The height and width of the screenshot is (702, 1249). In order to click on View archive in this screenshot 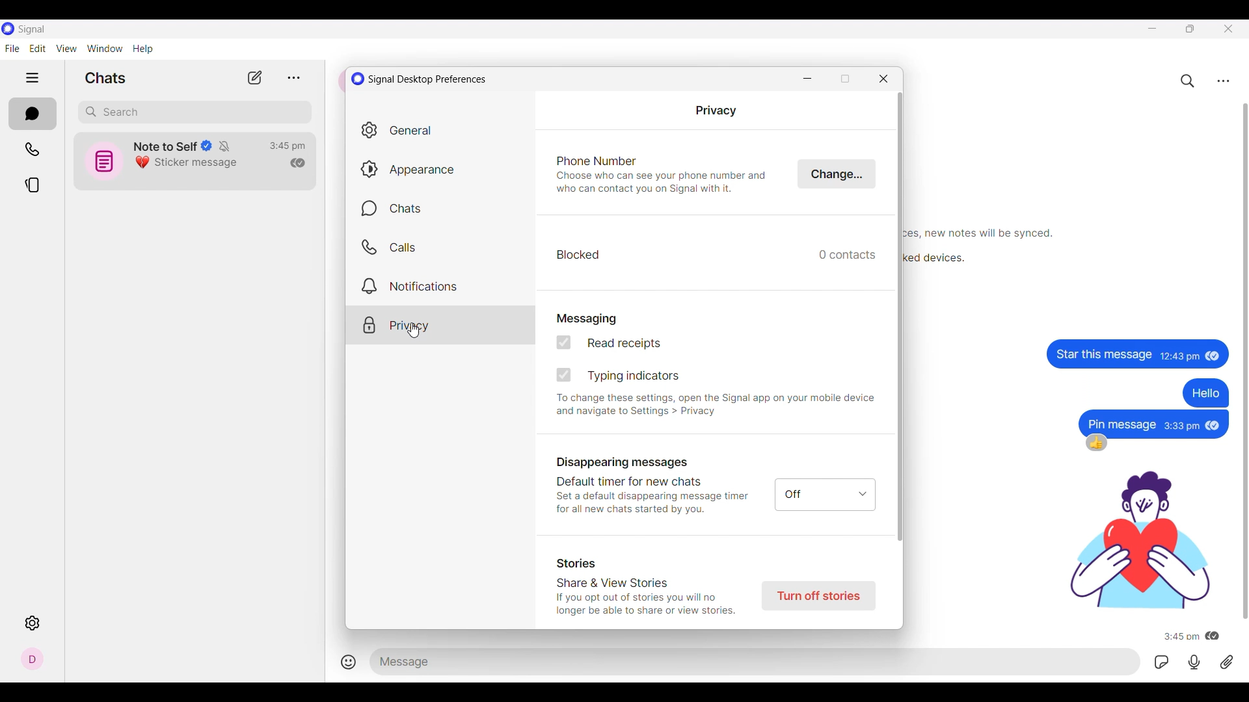, I will do `click(293, 78)`.